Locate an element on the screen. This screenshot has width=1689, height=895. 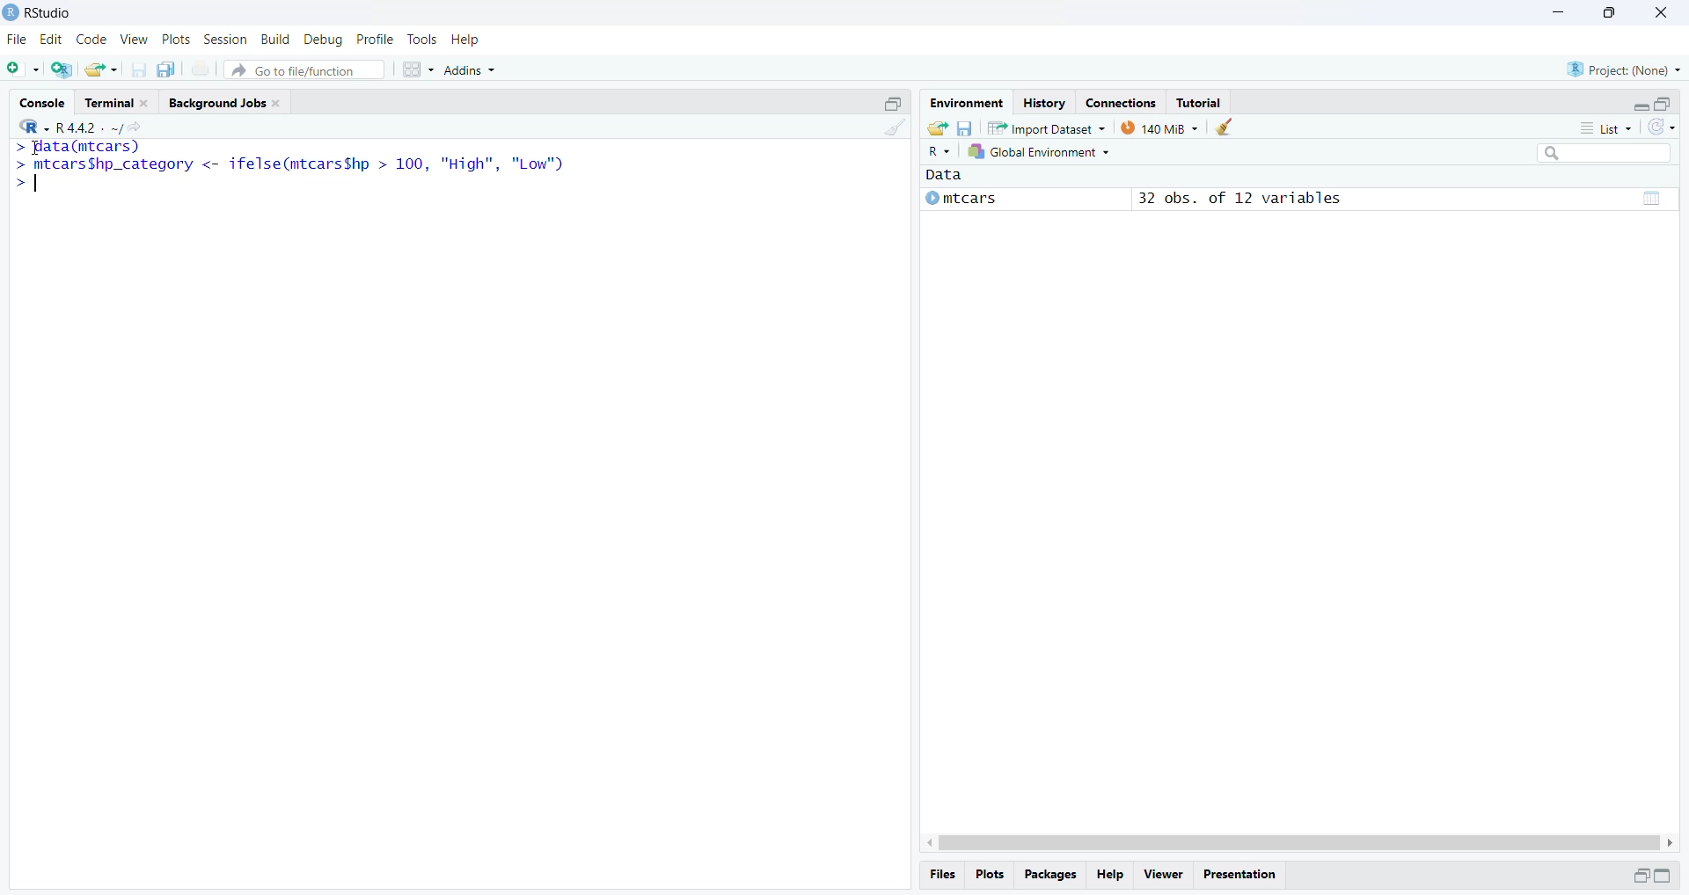
Load workspace is located at coordinates (935, 127).